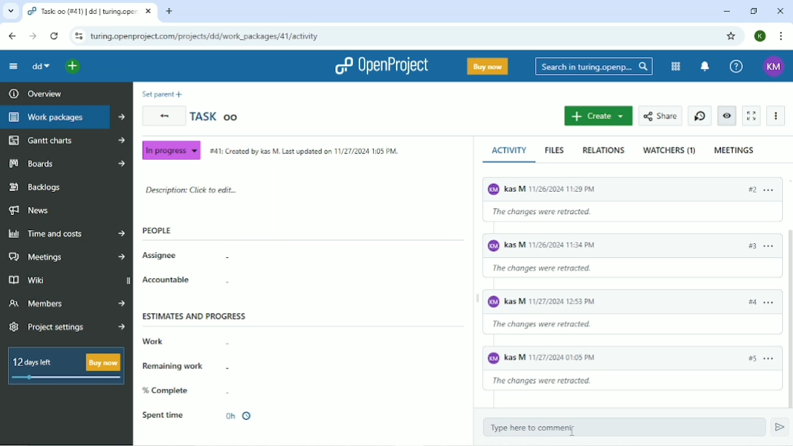 This screenshot has height=446, width=793. Describe the element at coordinates (162, 94) in the screenshot. I see `Set parent` at that location.